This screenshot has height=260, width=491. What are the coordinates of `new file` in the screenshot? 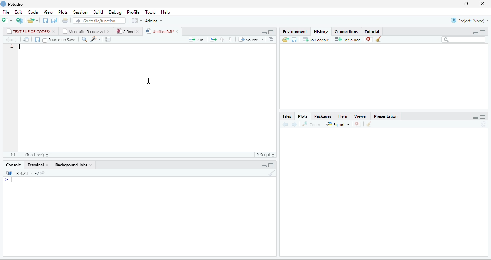 It's located at (7, 21).